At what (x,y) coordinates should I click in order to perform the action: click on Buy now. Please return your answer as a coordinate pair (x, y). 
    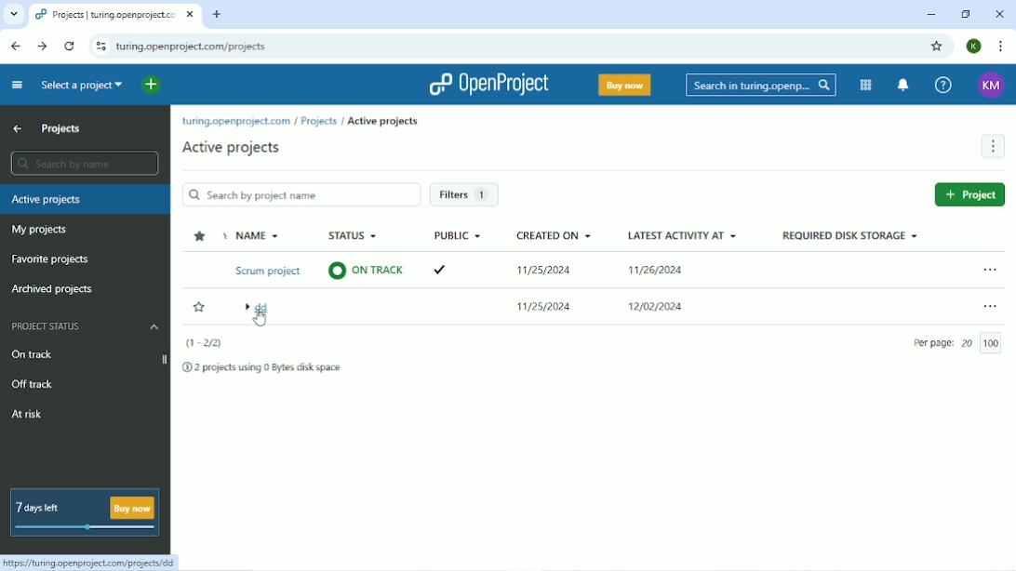
    Looking at the image, I should click on (624, 85).